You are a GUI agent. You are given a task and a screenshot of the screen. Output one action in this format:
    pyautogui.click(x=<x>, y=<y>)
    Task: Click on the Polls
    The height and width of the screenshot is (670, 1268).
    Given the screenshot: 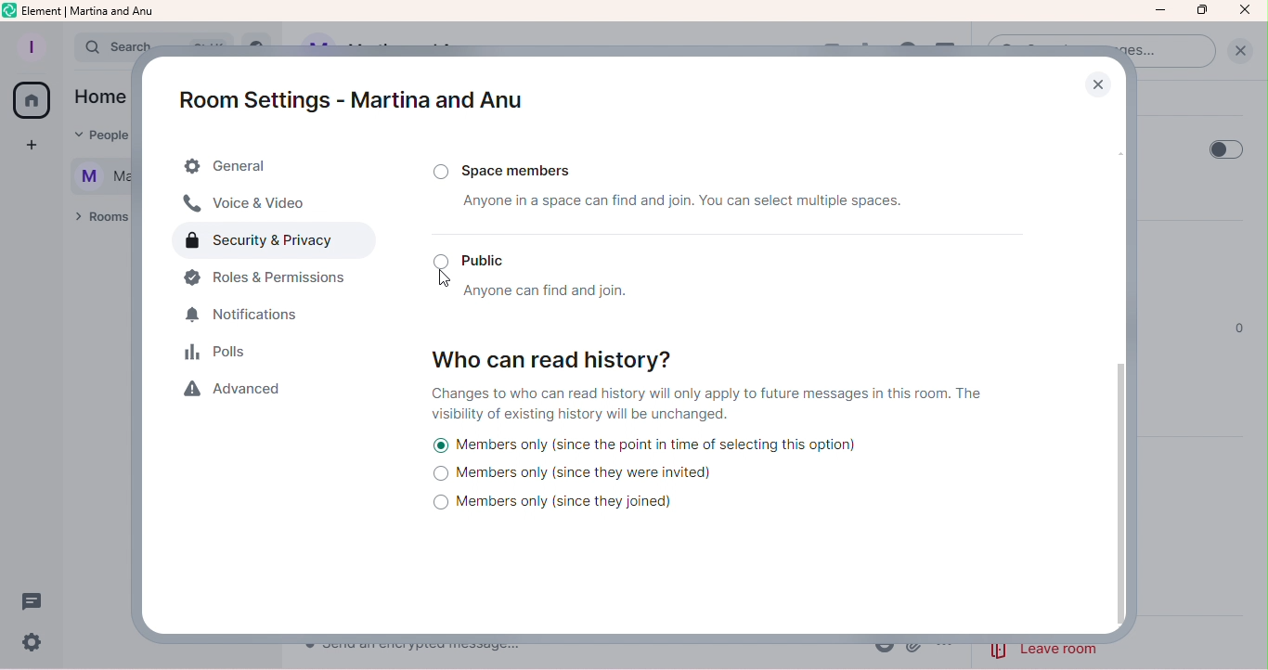 What is the action you would take?
    pyautogui.click(x=226, y=354)
    